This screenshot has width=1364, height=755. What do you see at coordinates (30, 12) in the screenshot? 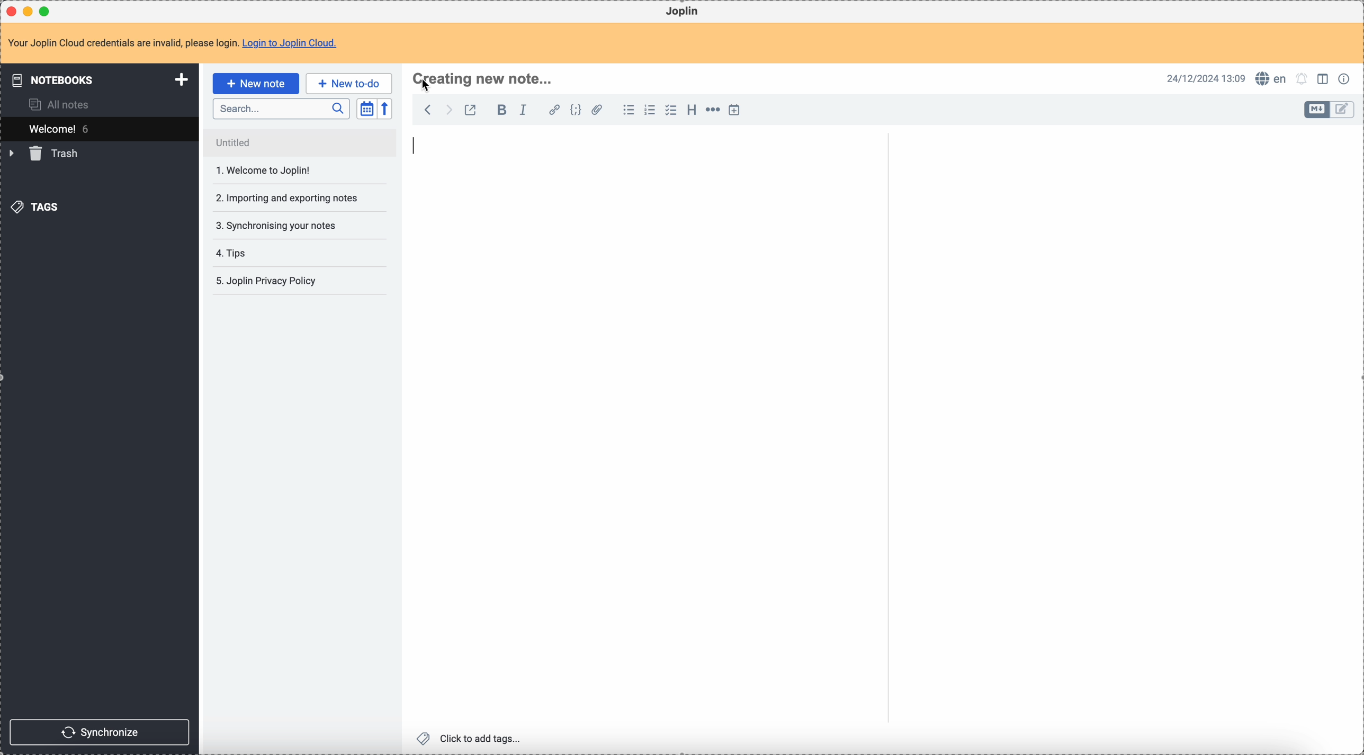
I see `minimize` at bounding box center [30, 12].